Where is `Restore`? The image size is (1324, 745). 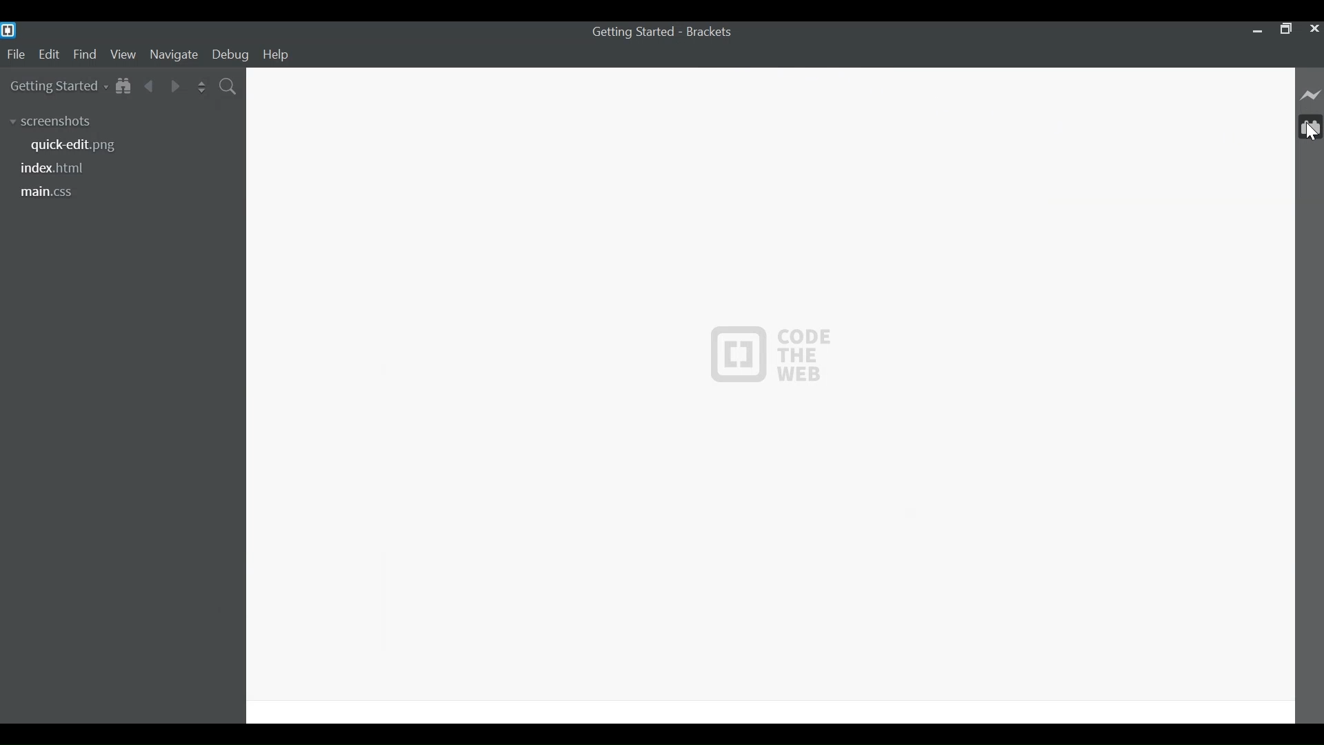 Restore is located at coordinates (1285, 30).